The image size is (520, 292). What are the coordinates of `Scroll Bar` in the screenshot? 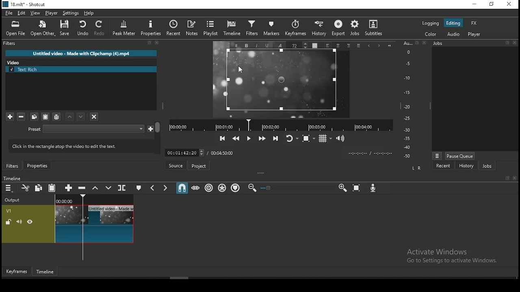 It's located at (158, 137).